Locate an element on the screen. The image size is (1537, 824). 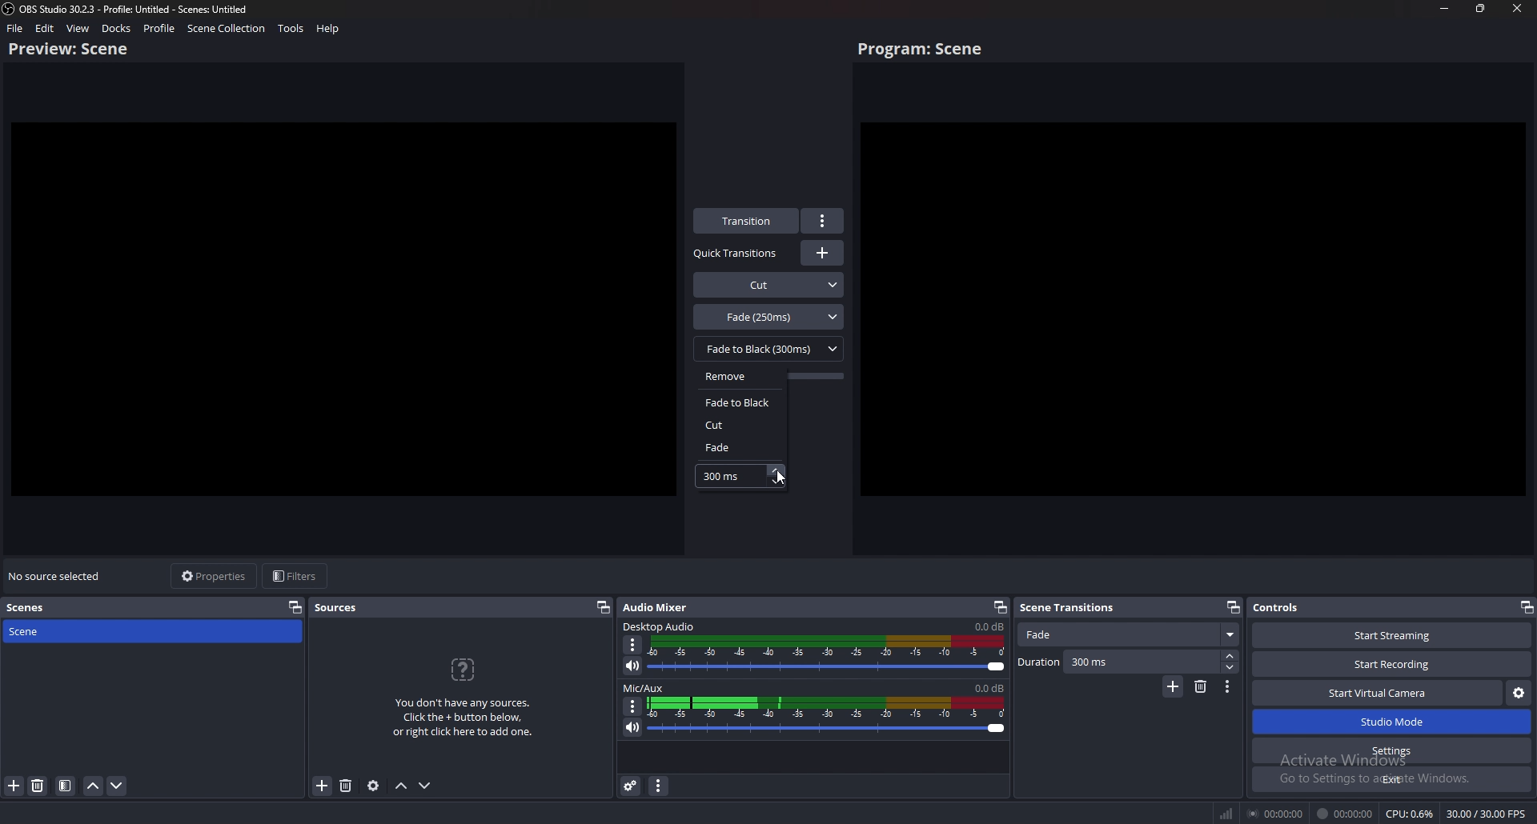
cursor is located at coordinates (781, 477).